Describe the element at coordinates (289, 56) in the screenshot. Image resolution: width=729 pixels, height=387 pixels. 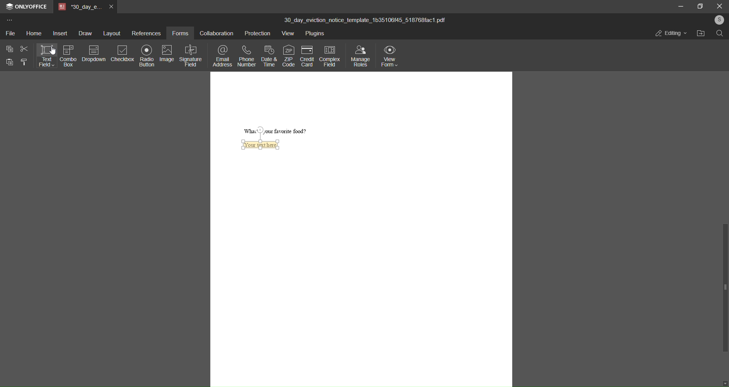
I see `zip code` at that location.